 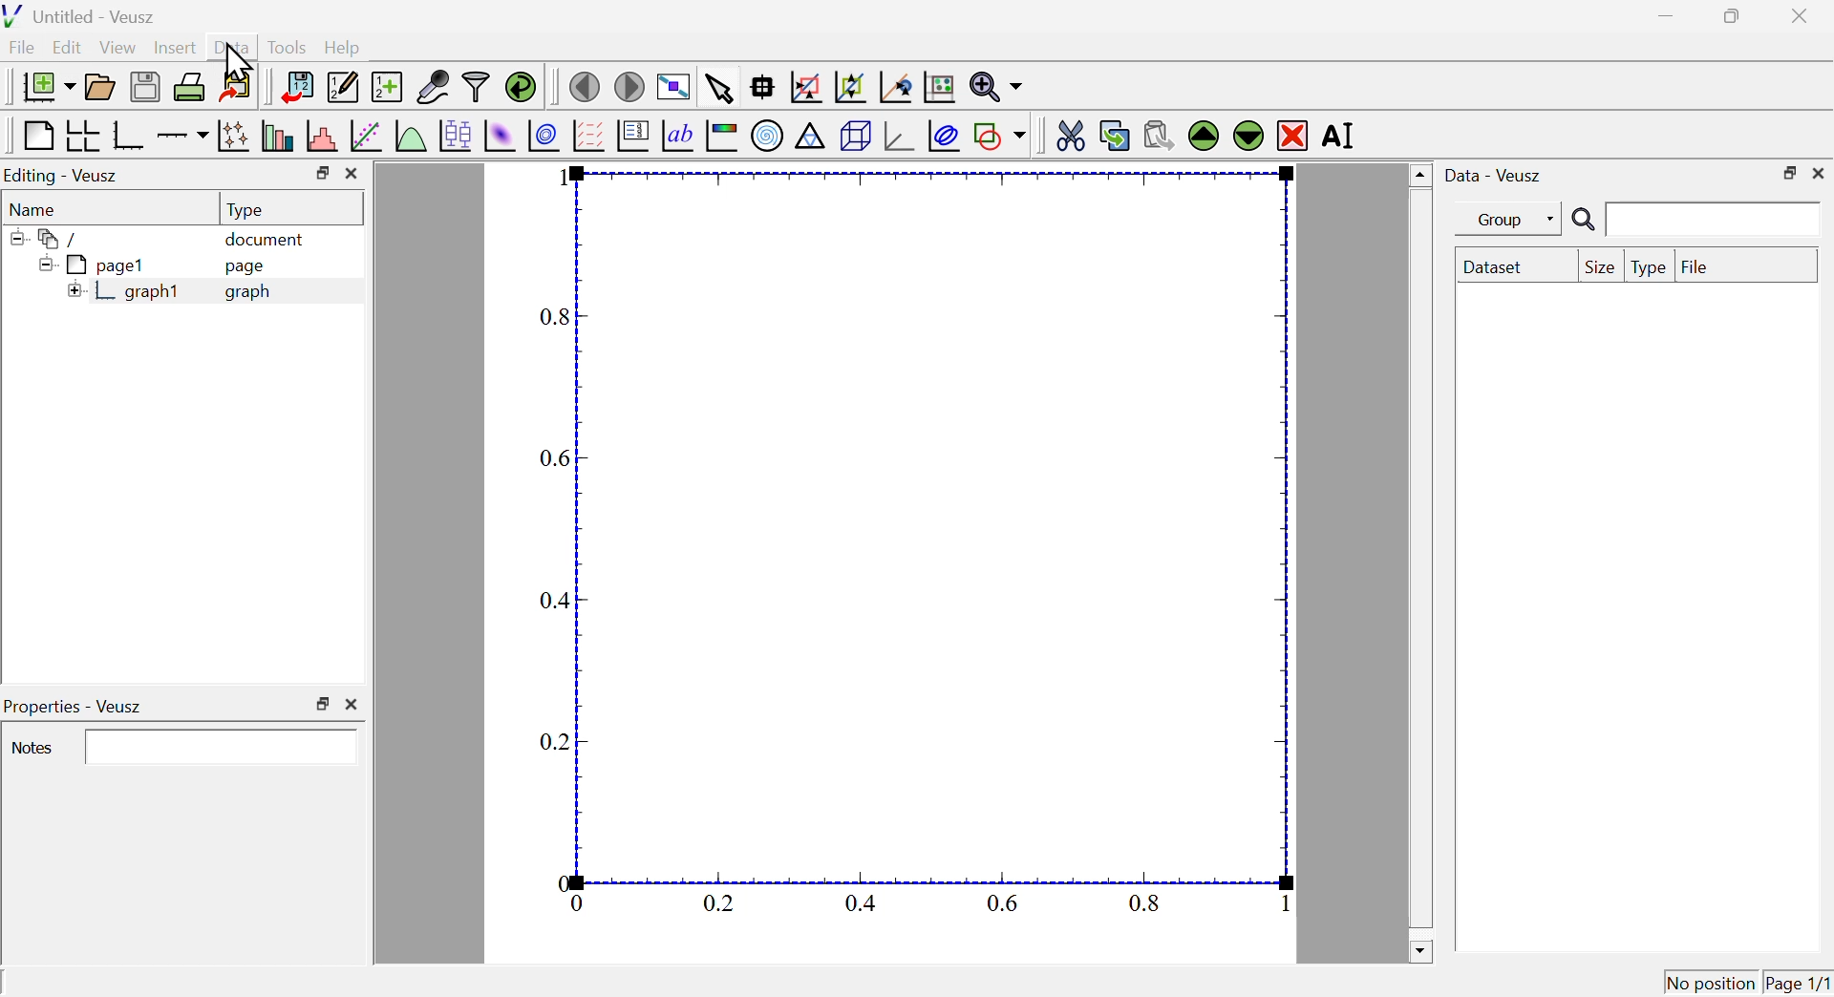 I want to click on page1, so click(x=95, y=265).